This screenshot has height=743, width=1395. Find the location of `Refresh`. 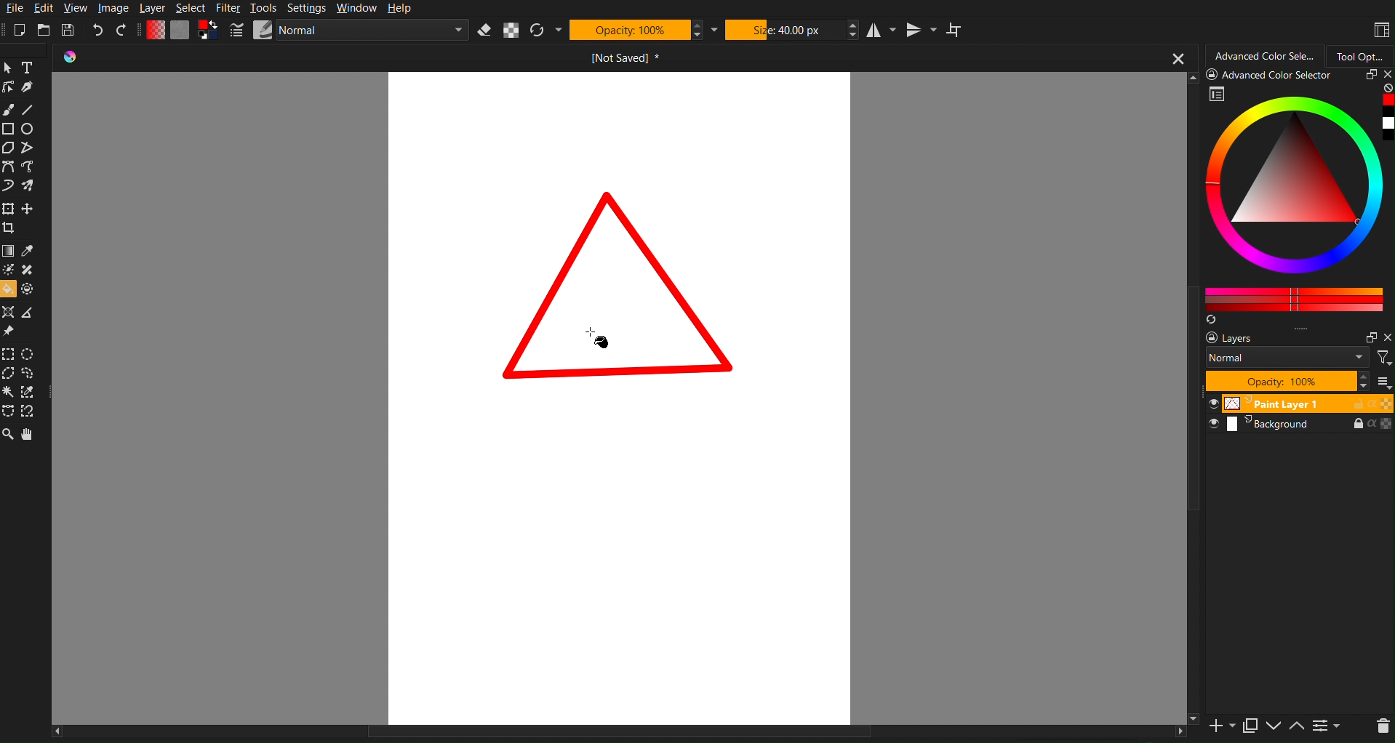

Refresh is located at coordinates (538, 31).